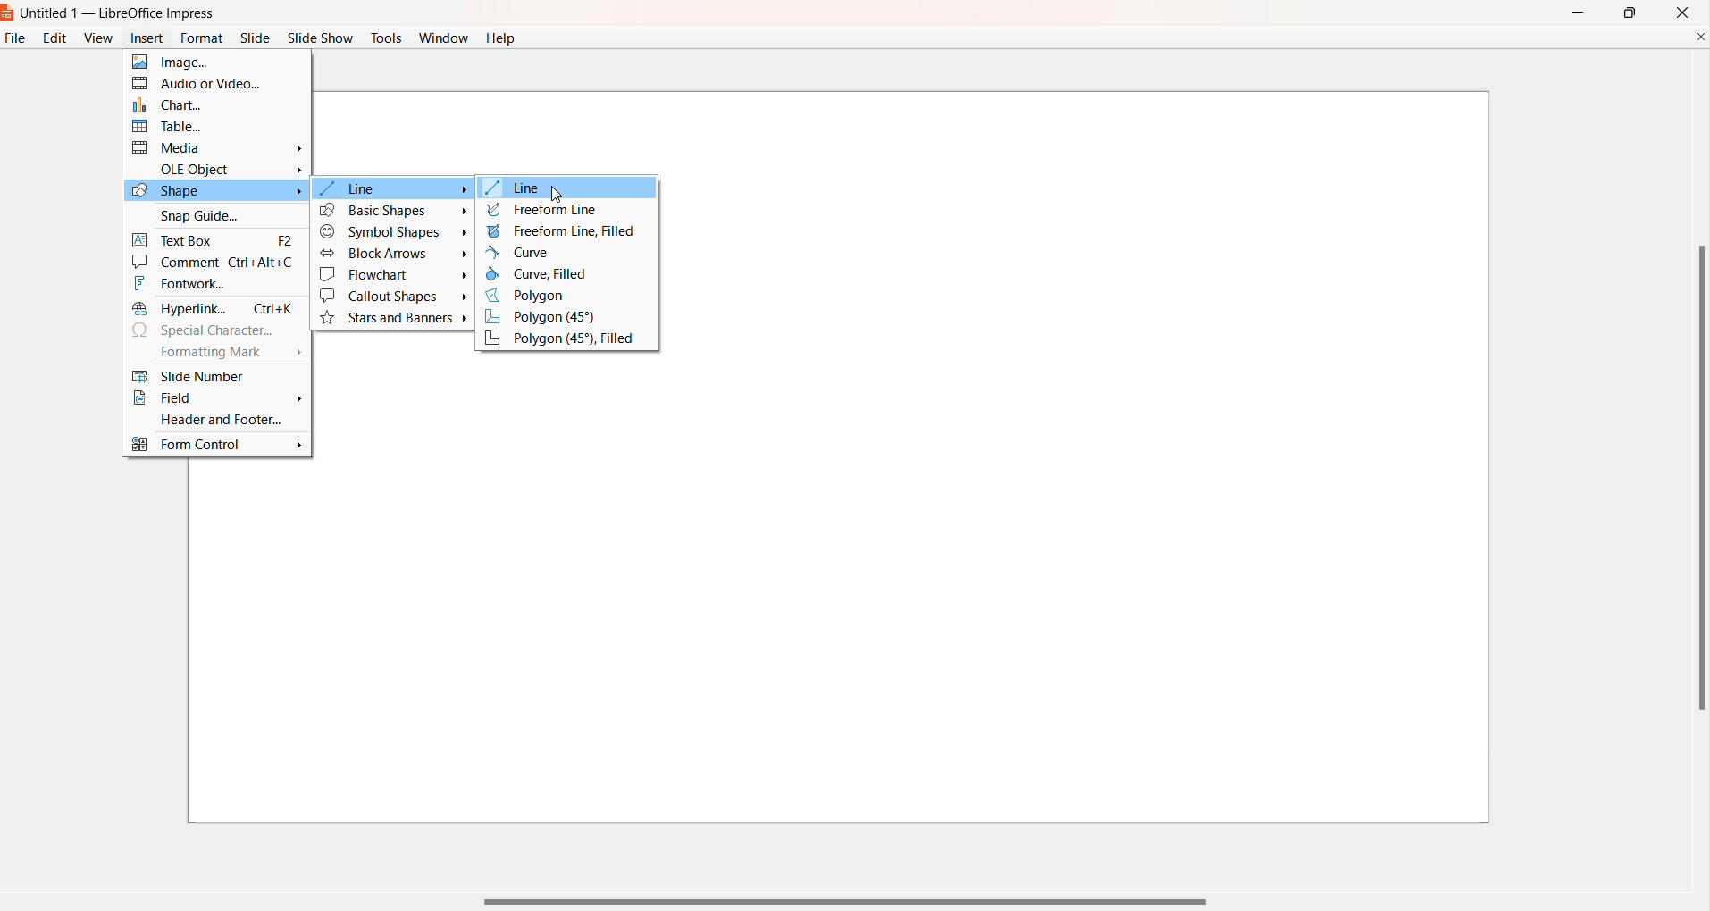 The height and width of the screenshot is (911, 1710). What do you see at coordinates (207, 83) in the screenshot?
I see `Audio or Video` at bounding box center [207, 83].